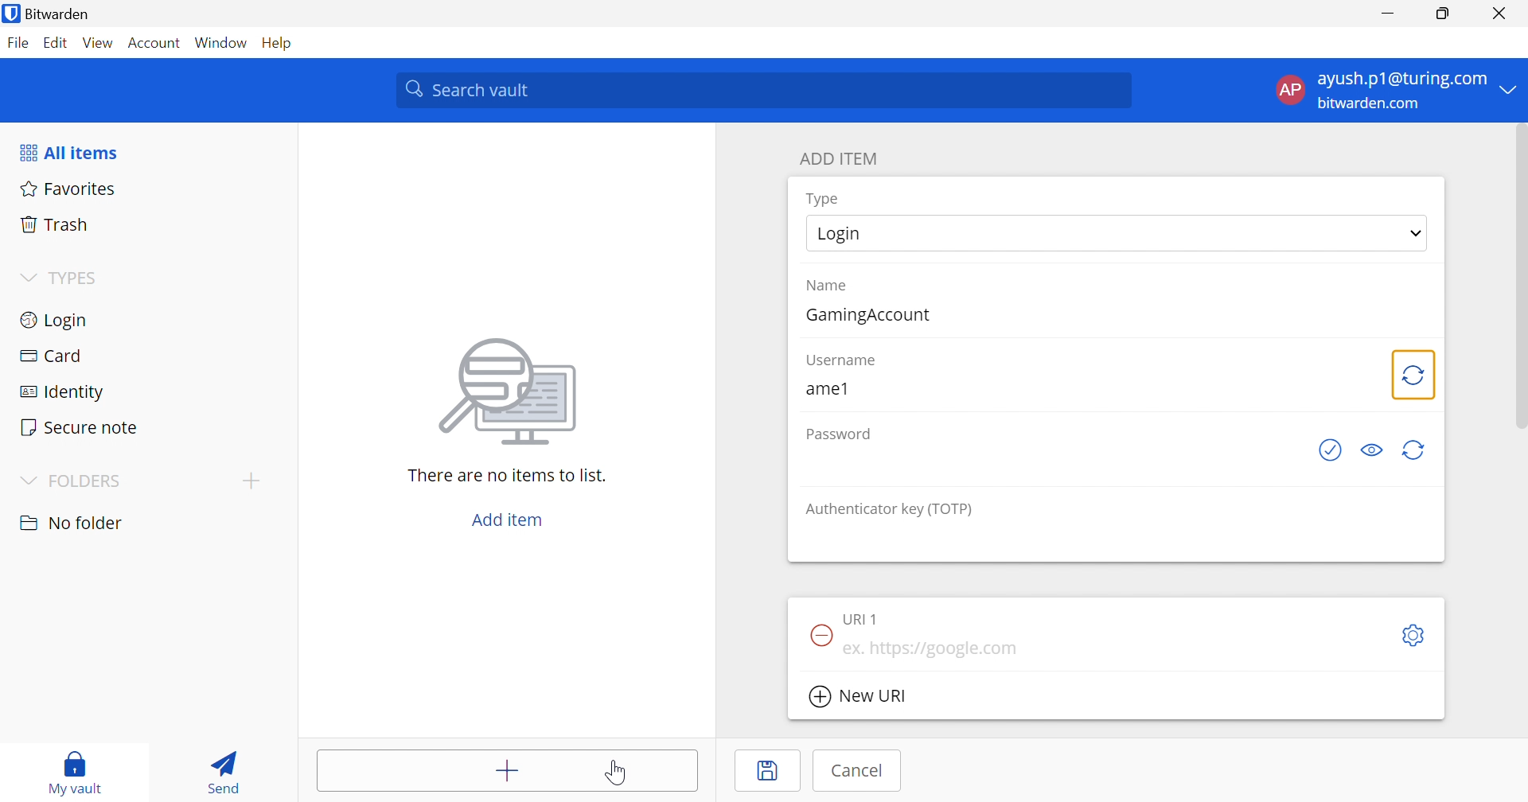 The width and height of the screenshot is (1528, 802). I want to click on Drop Down, so click(1417, 233).